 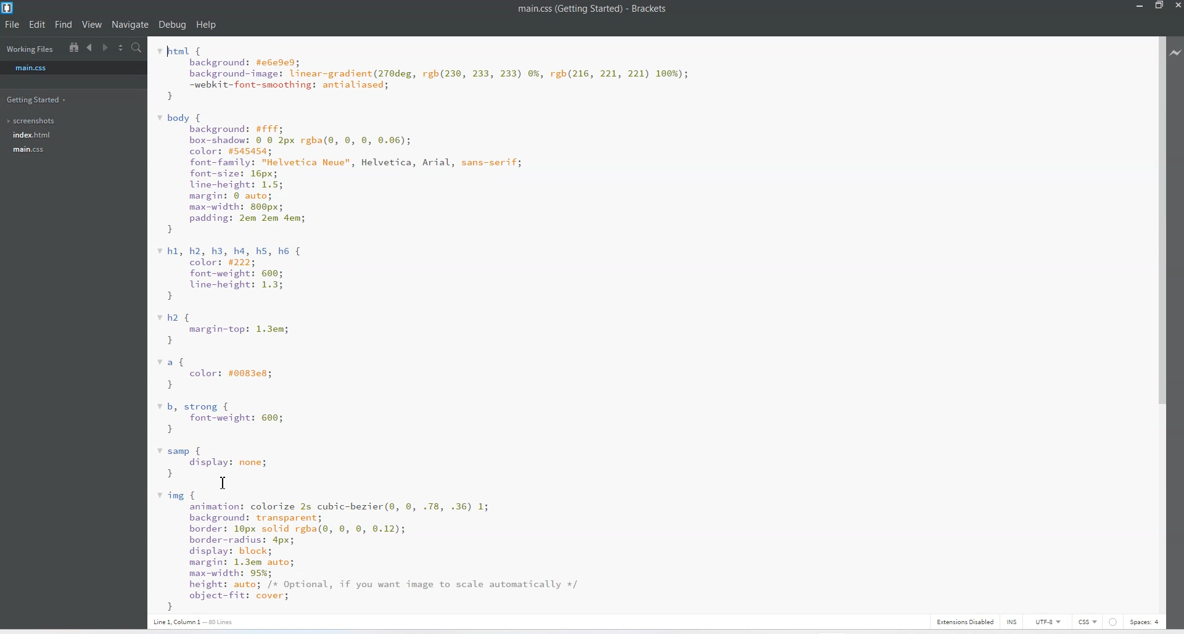 I want to click on Edit, so click(x=38, y=24).